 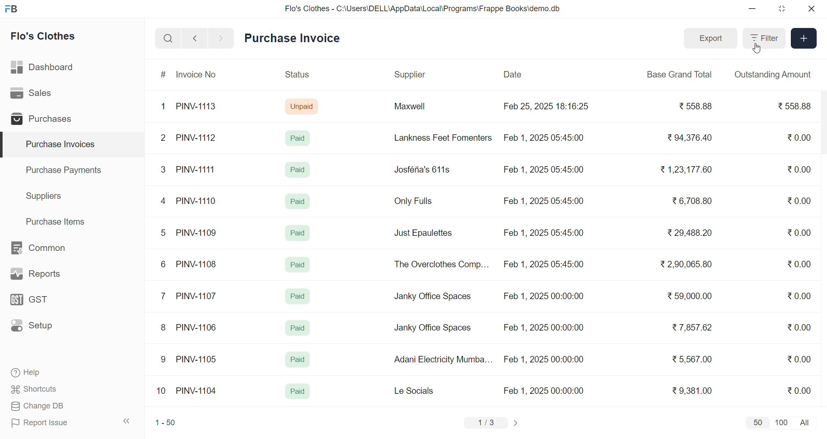 I want to click on Paid, so click(x=298, y=265).